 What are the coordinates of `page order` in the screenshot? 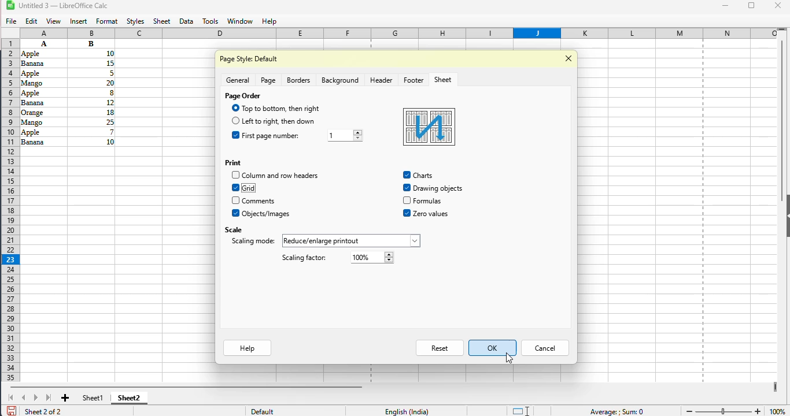 It's located at (243, 96).